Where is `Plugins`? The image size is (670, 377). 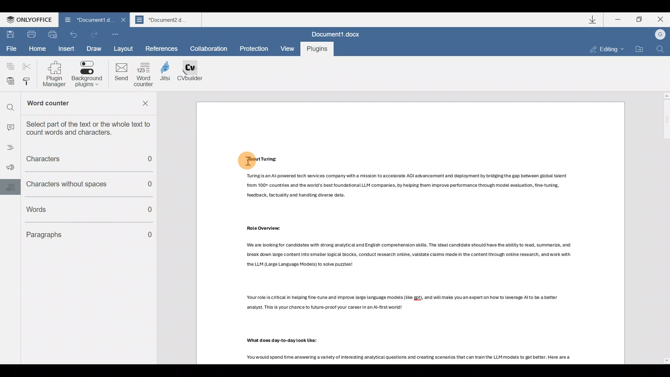 Plugins is located at coordinates (316, 49).